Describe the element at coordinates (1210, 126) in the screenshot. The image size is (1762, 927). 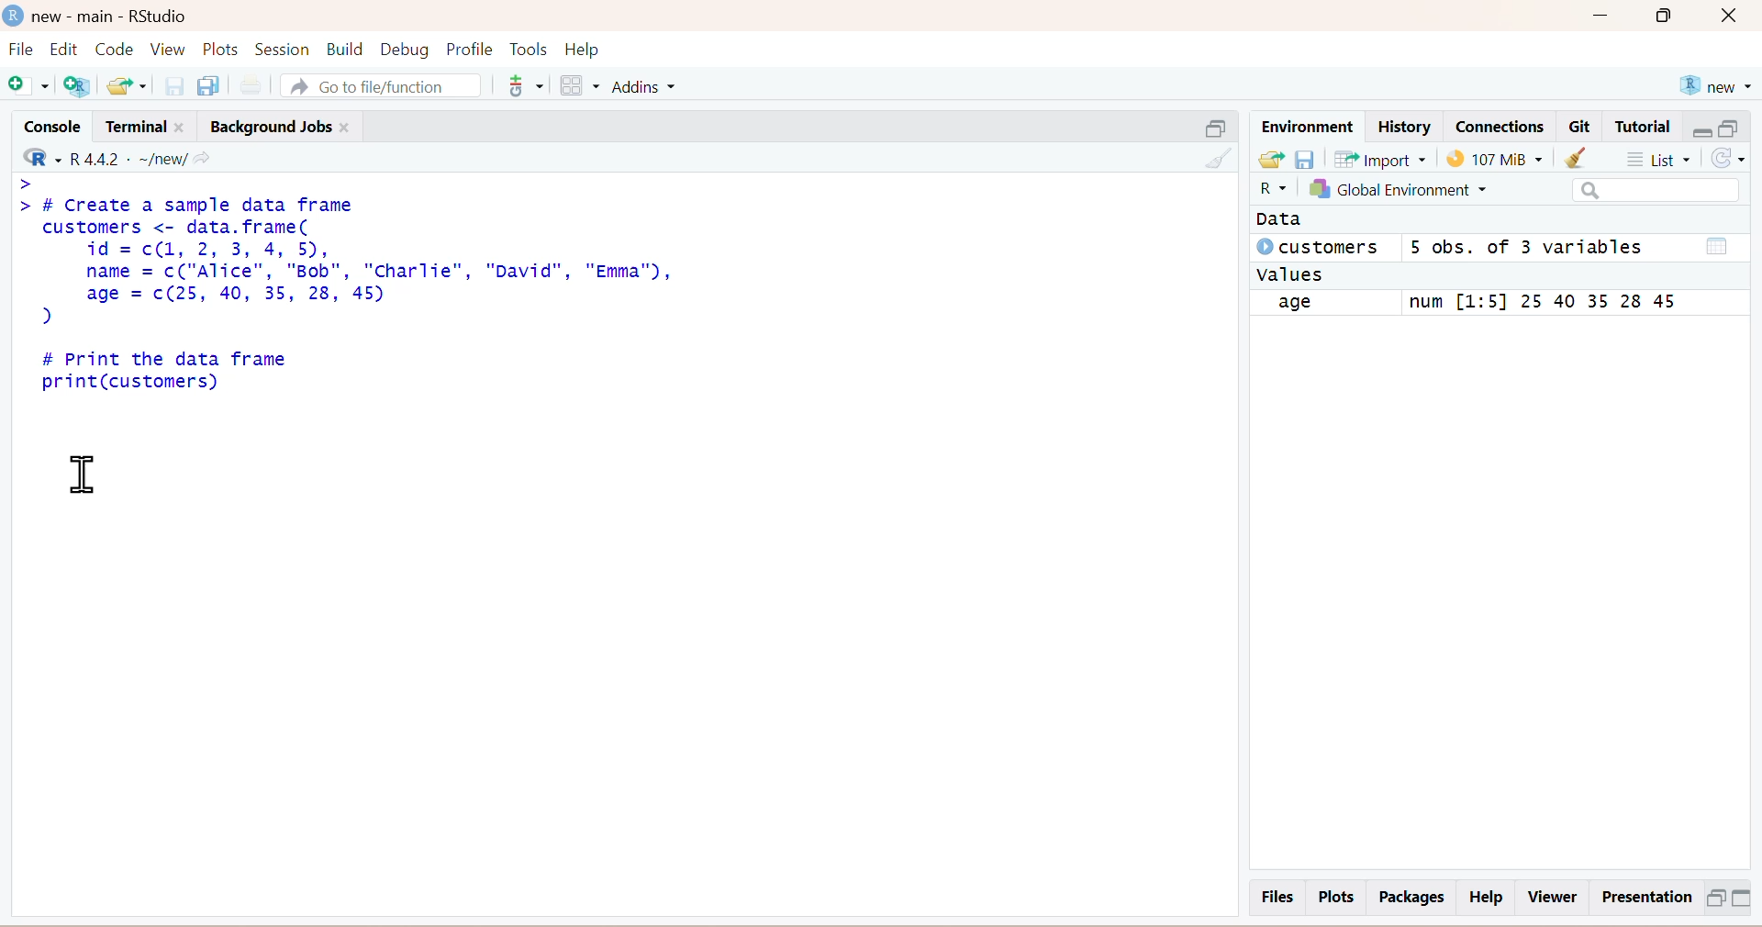
I see `Minimise` at that location.